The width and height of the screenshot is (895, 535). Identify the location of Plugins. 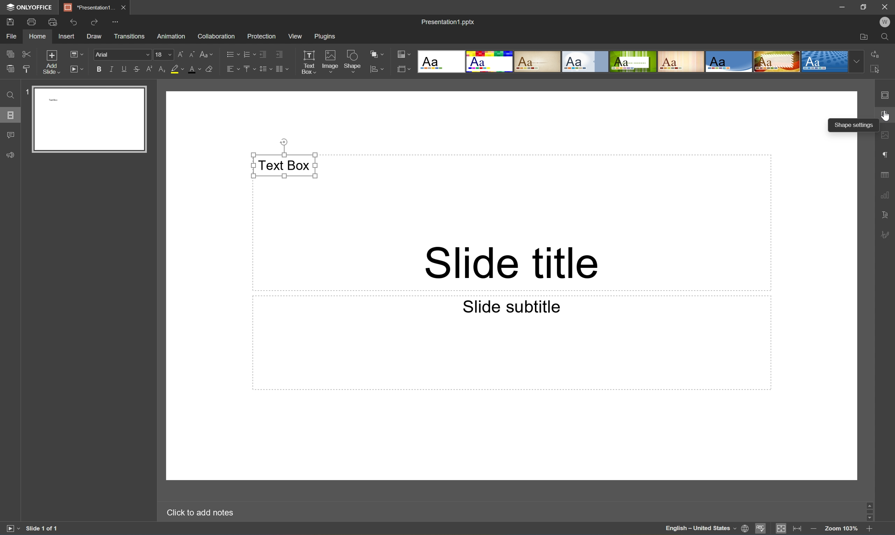
(325, 36).